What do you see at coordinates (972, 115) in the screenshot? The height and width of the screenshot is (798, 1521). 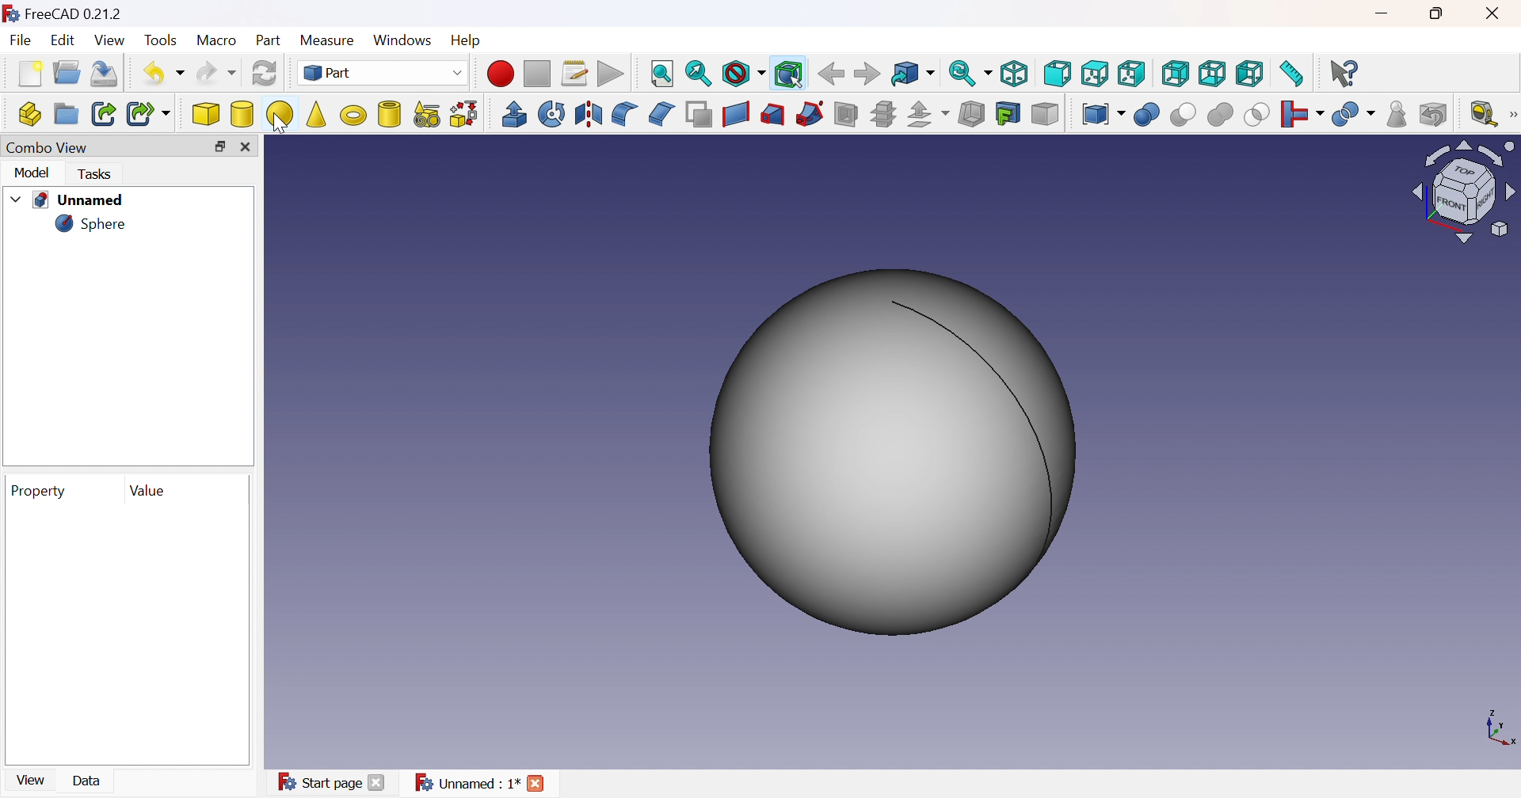 I see `Thickness` at bounding box center [972, 115].